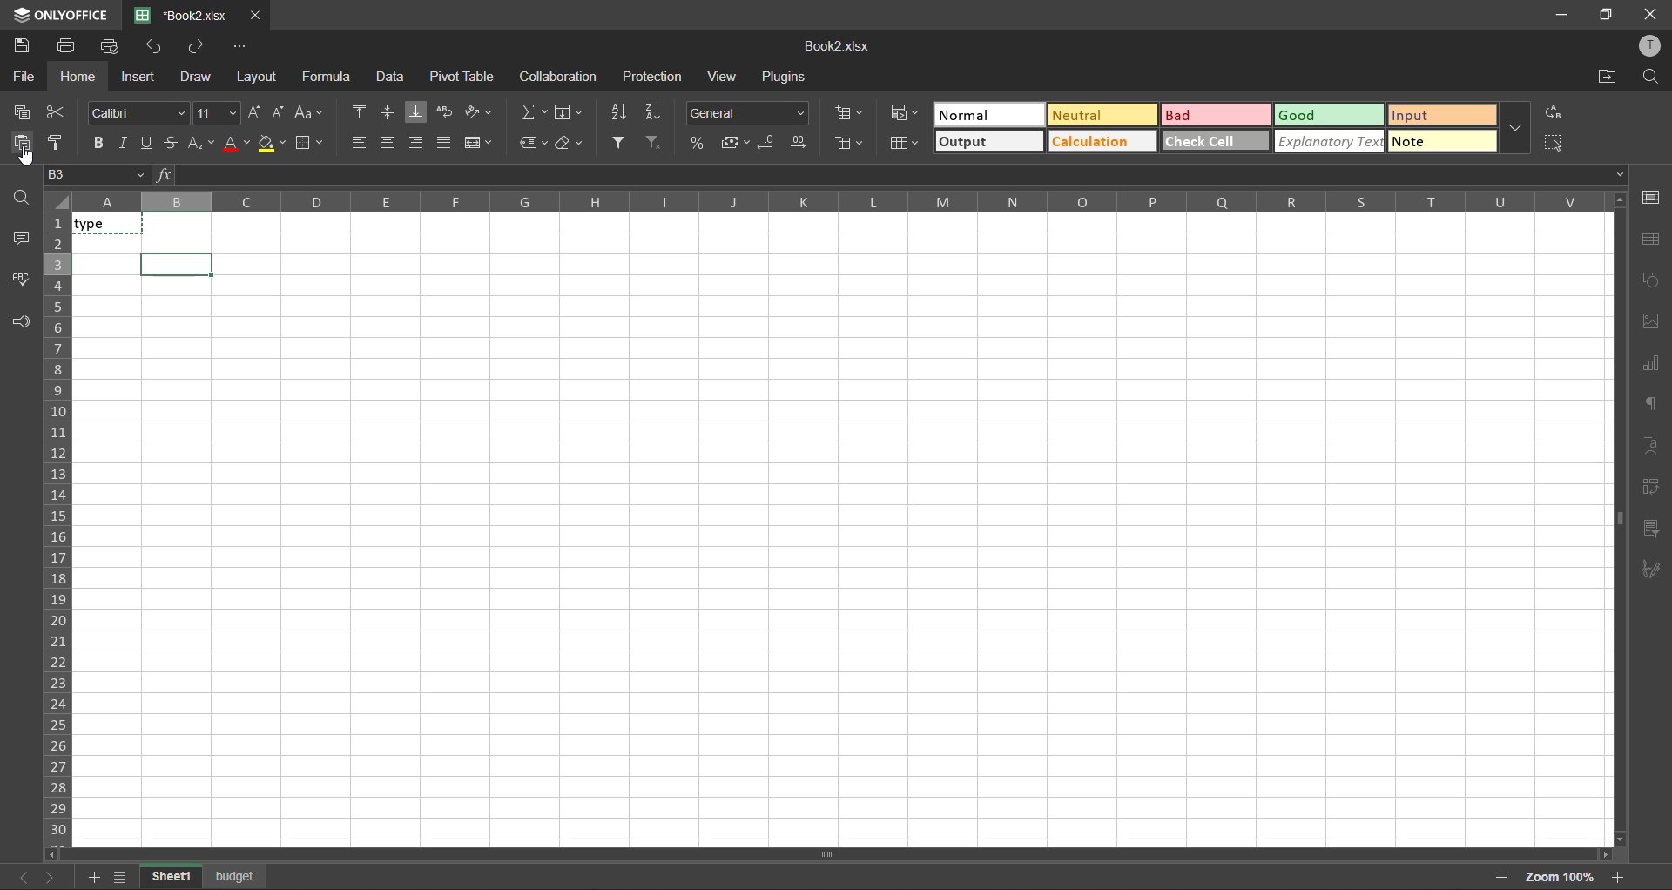  What do you see at coordinates (733, 142) in the screenshot?
I see `accounting` at bounding box center [733, 142].